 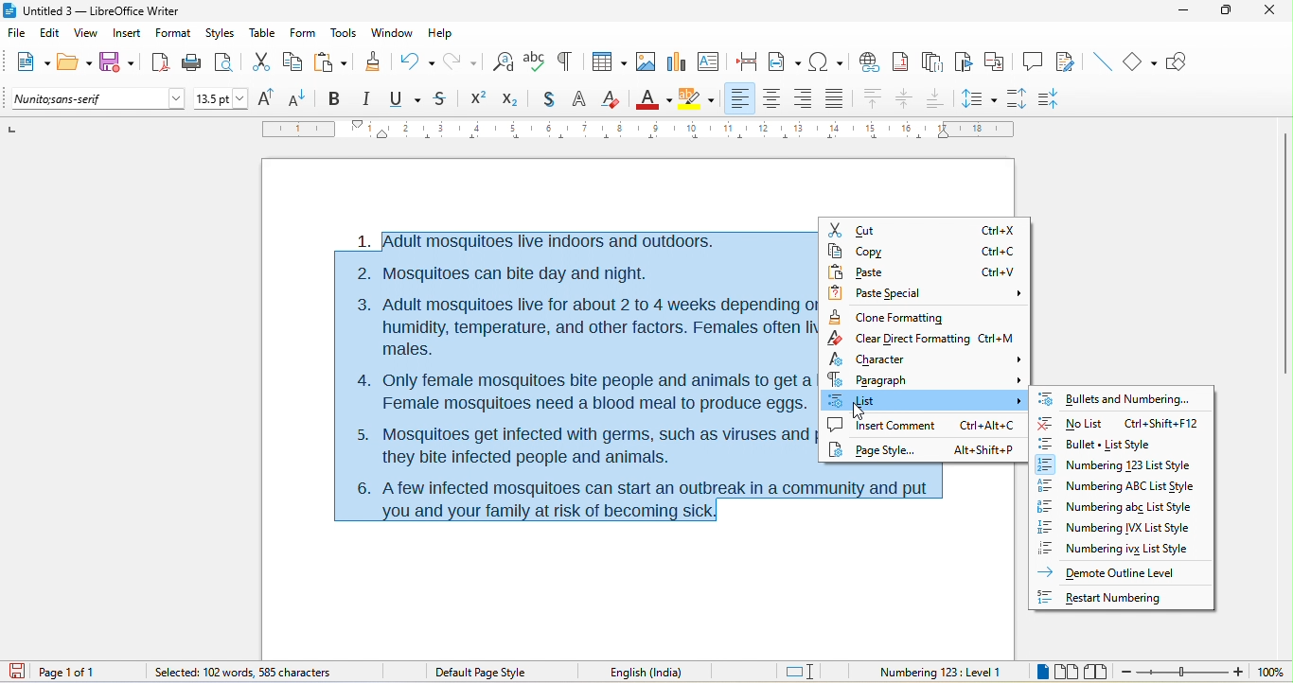 I want to click on numbering abc list style, so click(x=1118, y=487).